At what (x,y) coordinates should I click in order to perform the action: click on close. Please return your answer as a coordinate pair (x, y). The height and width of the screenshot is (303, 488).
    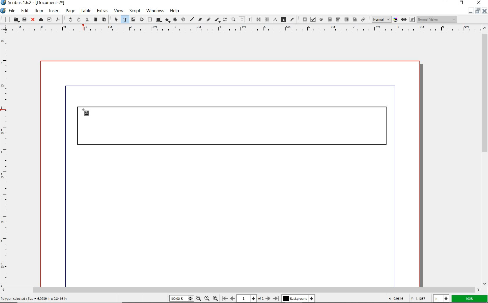
    Looking at the image, I should click on (485, 11).